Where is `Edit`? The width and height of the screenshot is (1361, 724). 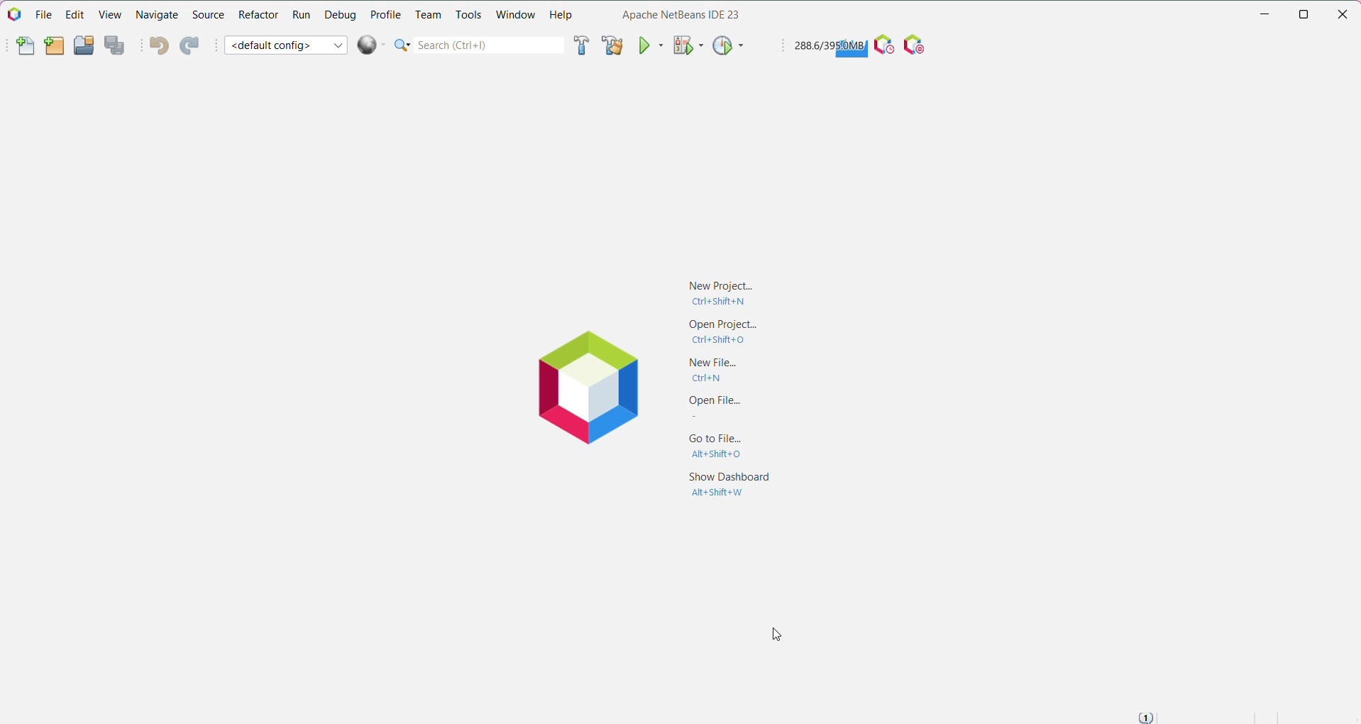 Edit is located at coordinates (72, 16).